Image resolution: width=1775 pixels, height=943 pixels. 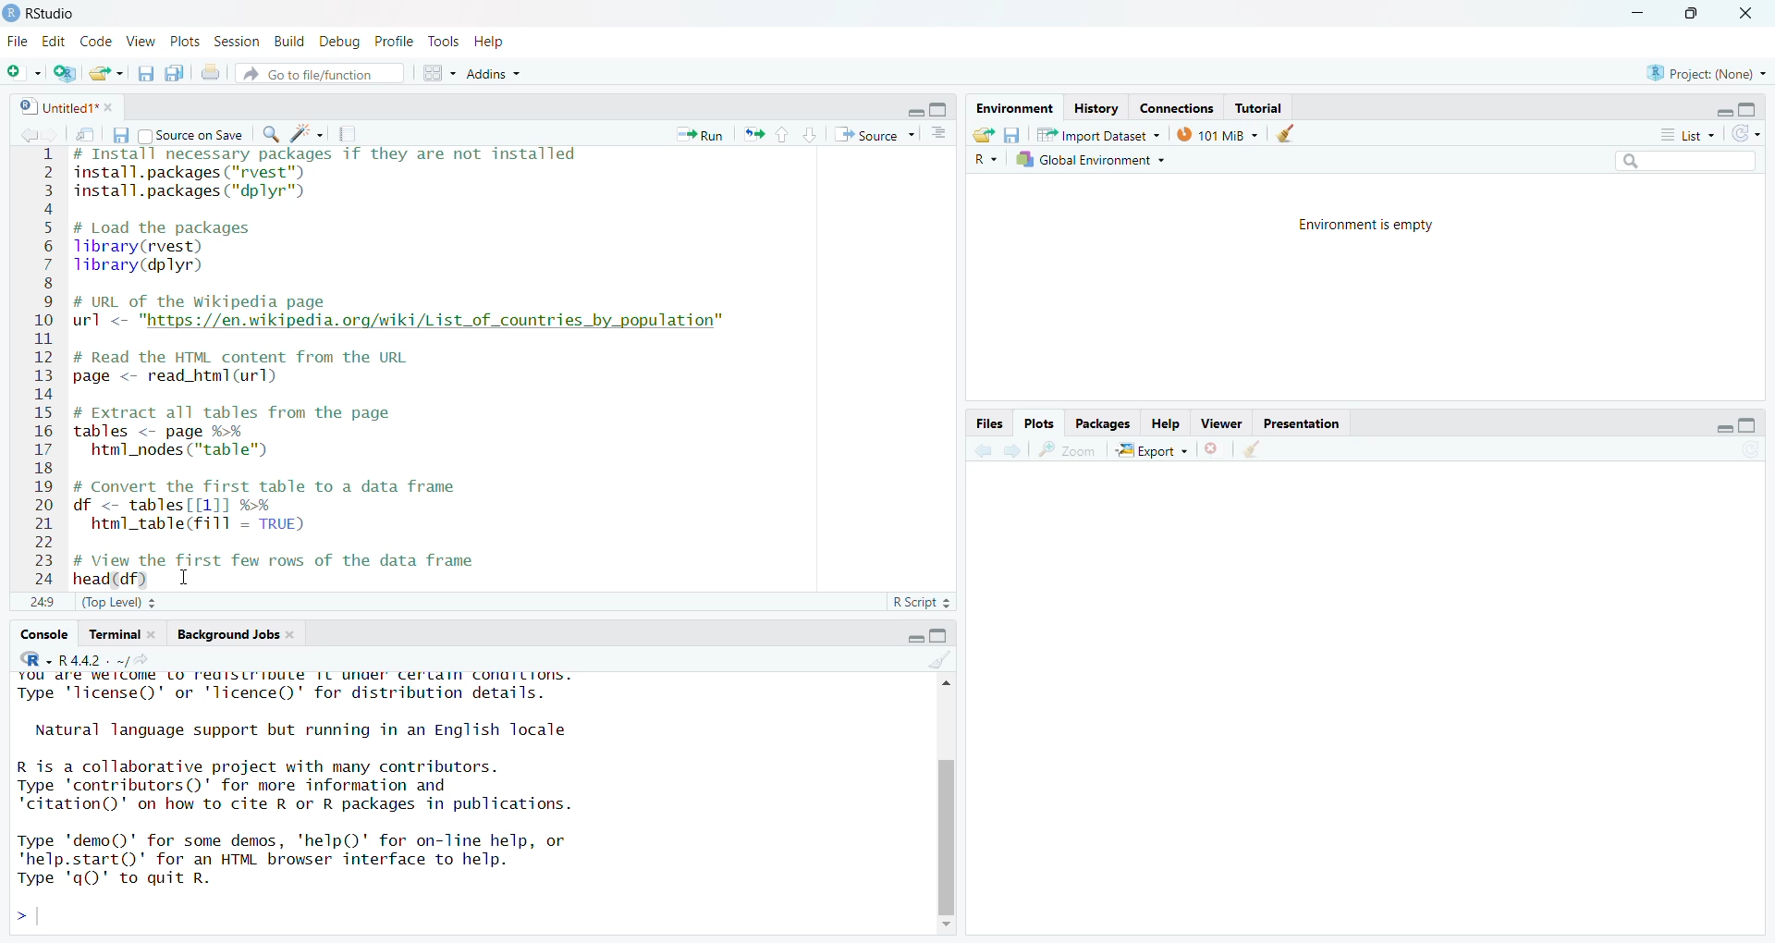 What do you see at coordinates (157, 634) in the screenshot?
I see `close` at bounding box center [157, 634].